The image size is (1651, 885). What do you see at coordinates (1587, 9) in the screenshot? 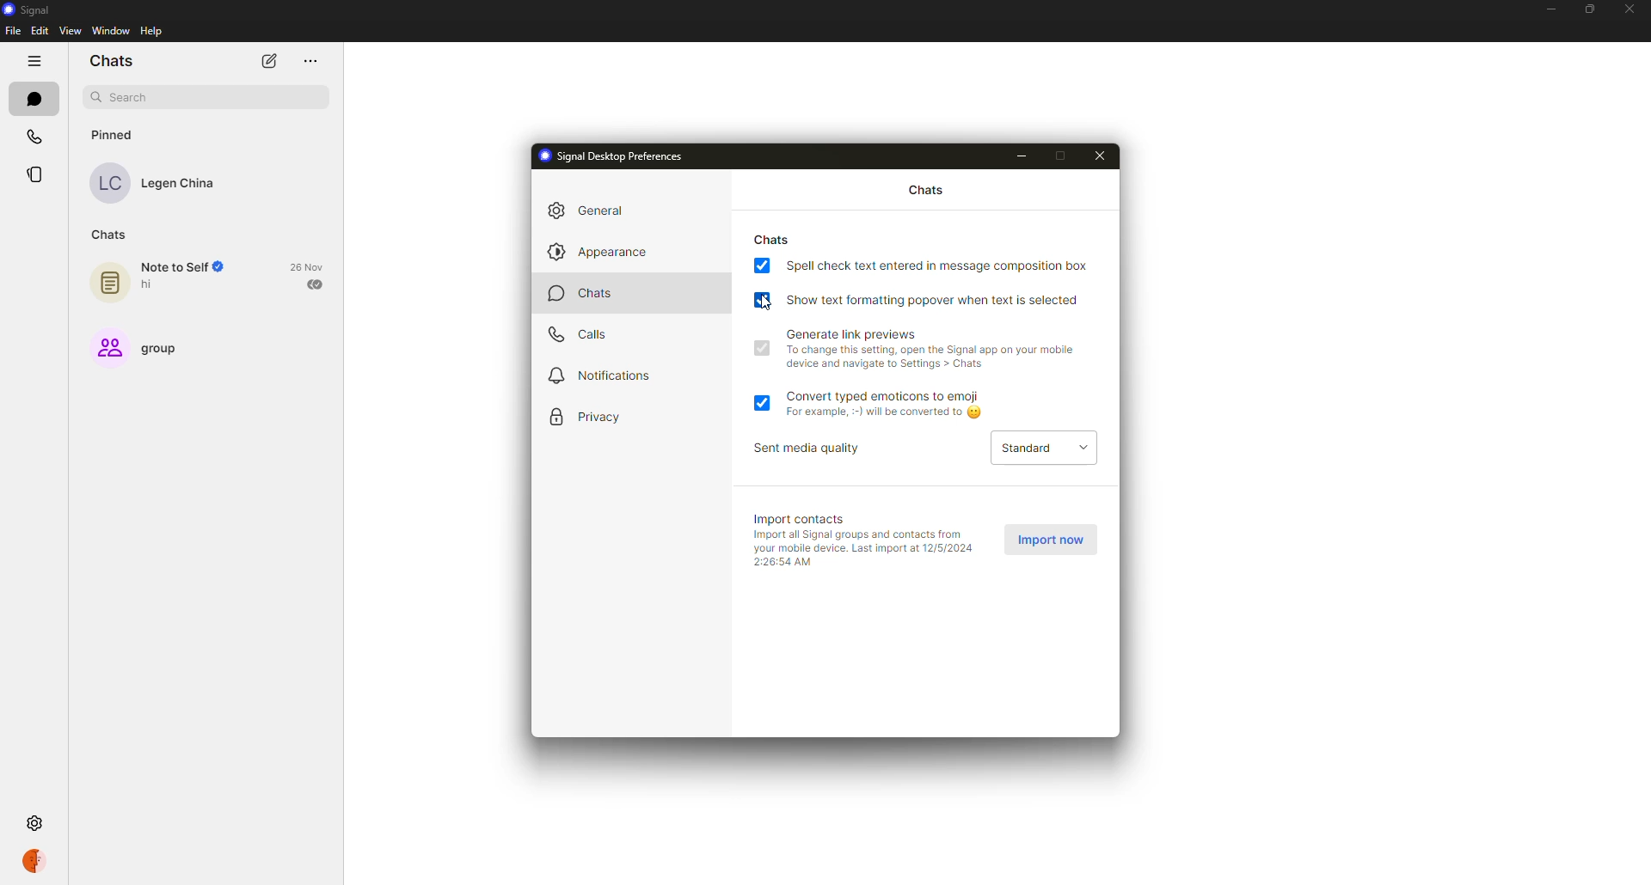
I see `maximize` at bounding box center [1587, 9].